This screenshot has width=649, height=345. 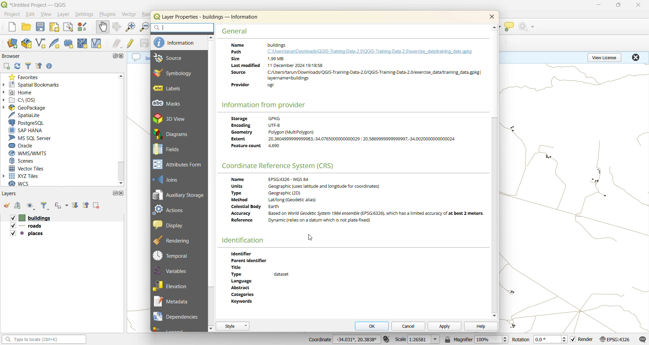 I want to click on places, so click(x=29, y=233).